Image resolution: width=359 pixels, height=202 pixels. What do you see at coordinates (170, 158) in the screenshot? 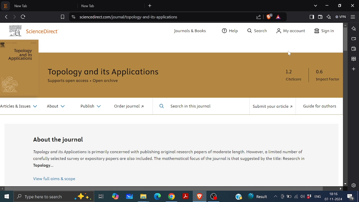
I see `Information on topology` at bounding box center [170, 158].